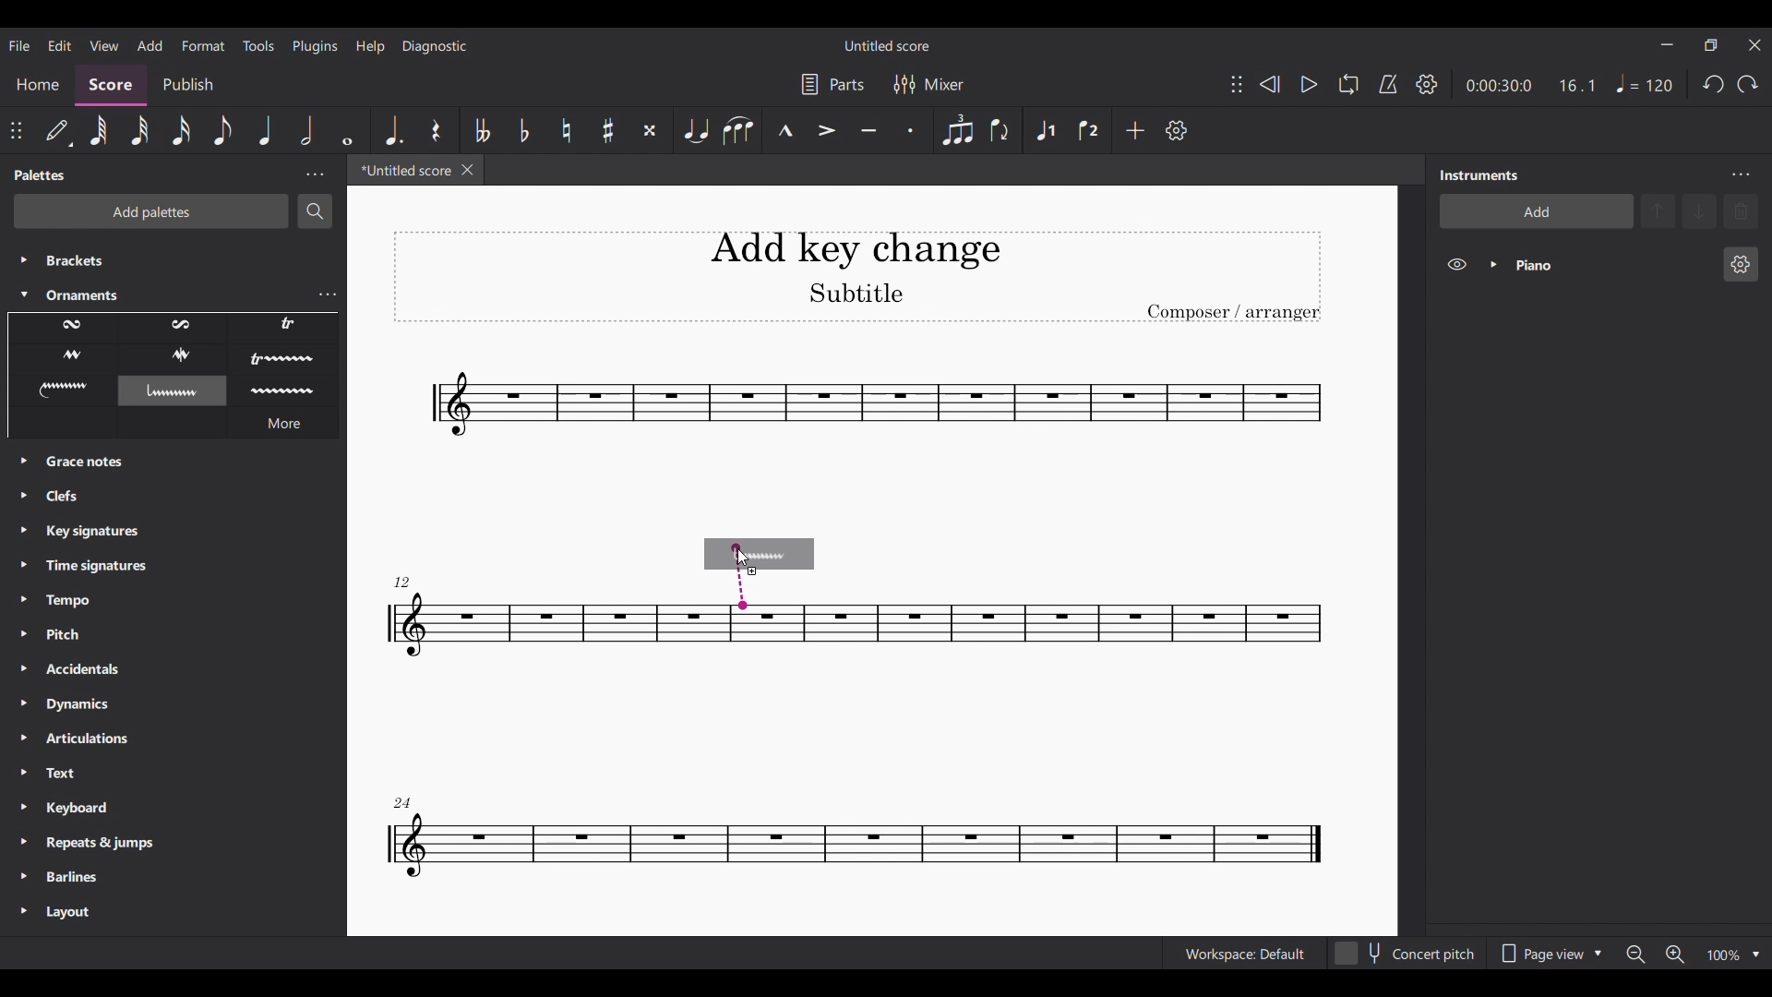 The image size is (1772, 997). I want to click on Toggle natural, so click(564, 131).